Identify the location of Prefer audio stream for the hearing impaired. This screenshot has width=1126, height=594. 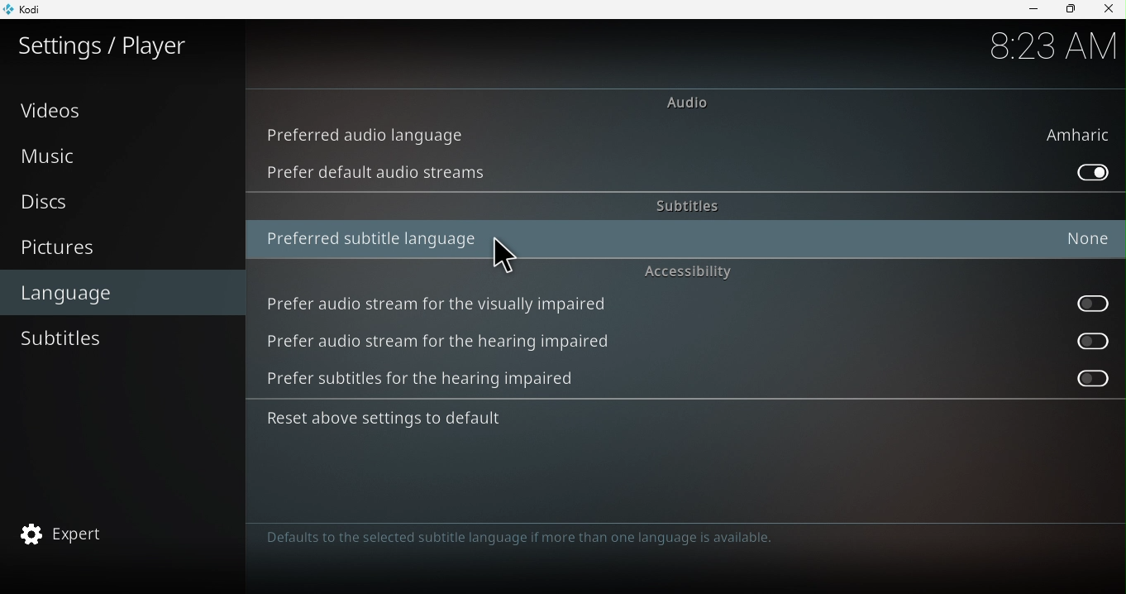
(456, 343).